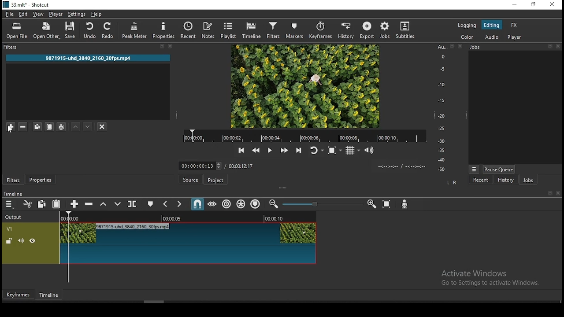 This screenshot has height=317, width=564. Describe the element at coordinates (13, 181) in the screenshot. I see `filters` at that location.